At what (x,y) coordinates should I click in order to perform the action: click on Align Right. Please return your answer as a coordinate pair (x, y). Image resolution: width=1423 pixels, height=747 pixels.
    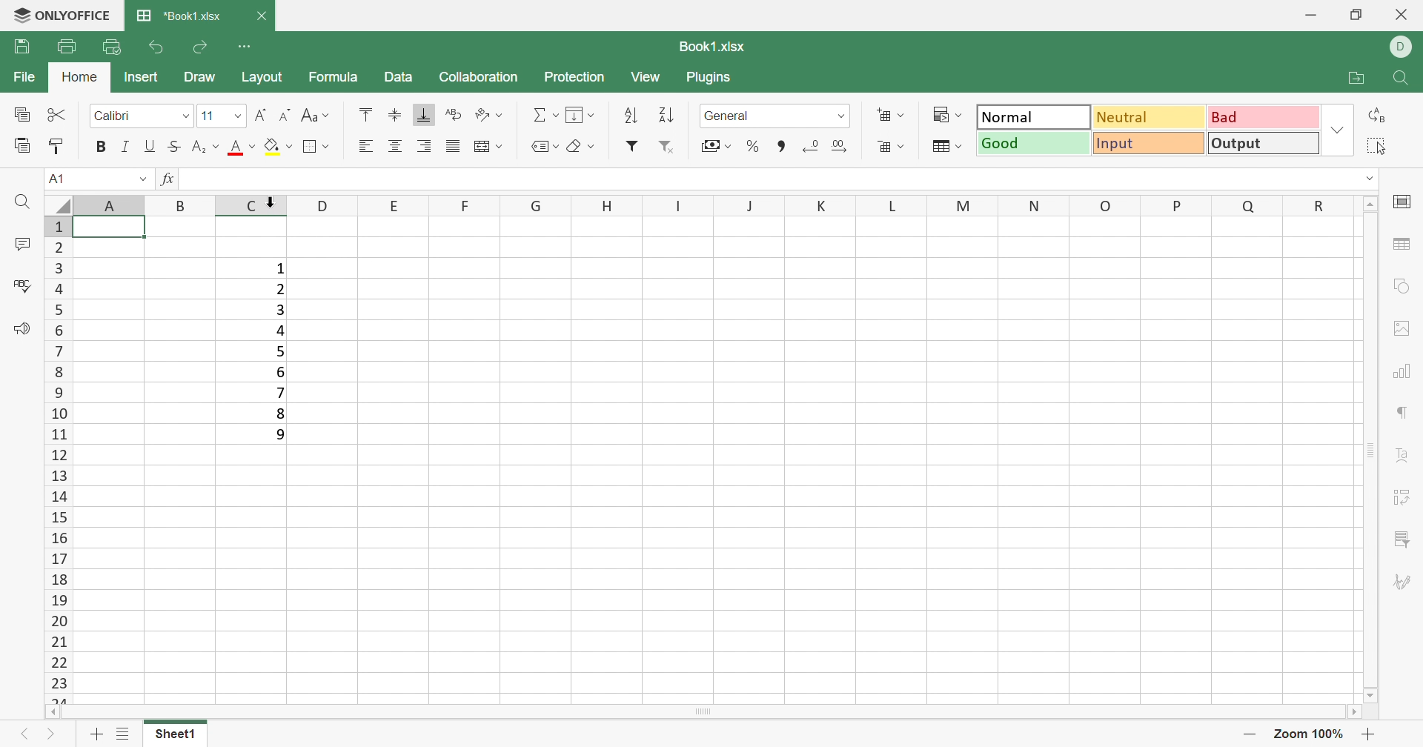
    Looking at the image, I should click on (425, 145).